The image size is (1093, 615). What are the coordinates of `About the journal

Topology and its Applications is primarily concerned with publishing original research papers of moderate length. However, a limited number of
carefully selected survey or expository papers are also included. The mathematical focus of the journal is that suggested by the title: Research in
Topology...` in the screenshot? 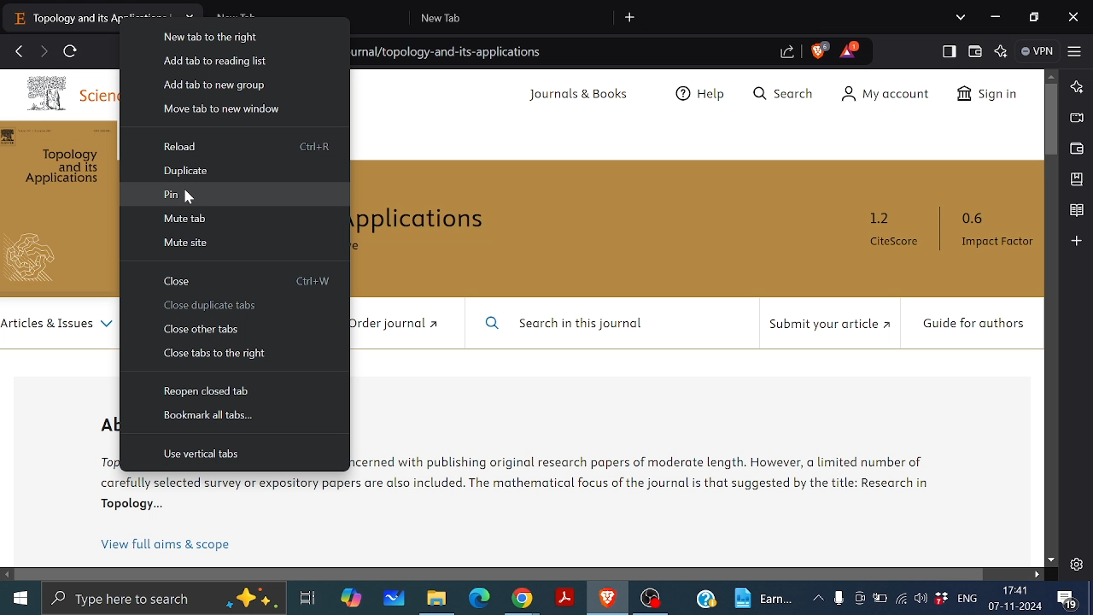 It's located at (664, 476).